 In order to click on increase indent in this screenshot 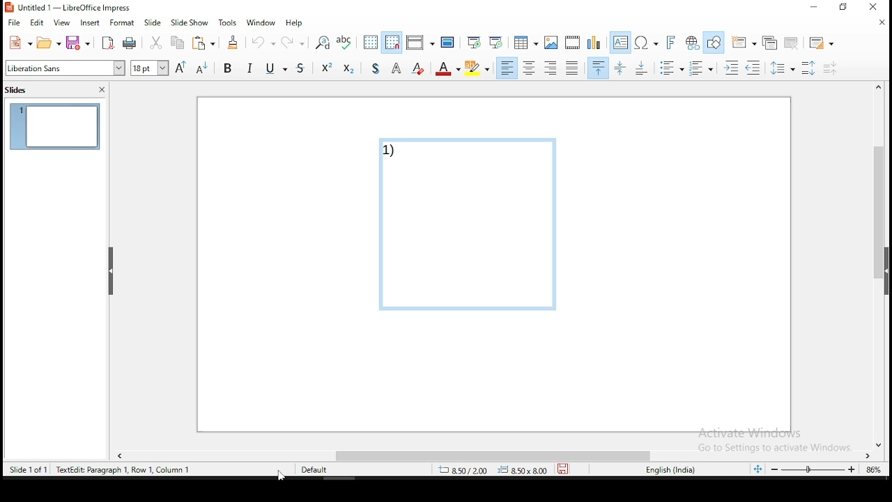, I will do `click(729, 68)`.